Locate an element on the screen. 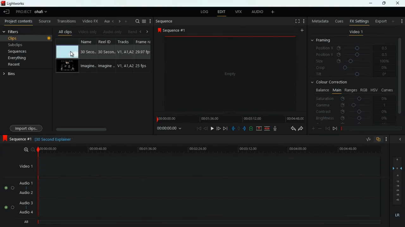 Image resolution: width=405 pixels, height=227 pixels. audio 3 is located at coordinates (24, 202).